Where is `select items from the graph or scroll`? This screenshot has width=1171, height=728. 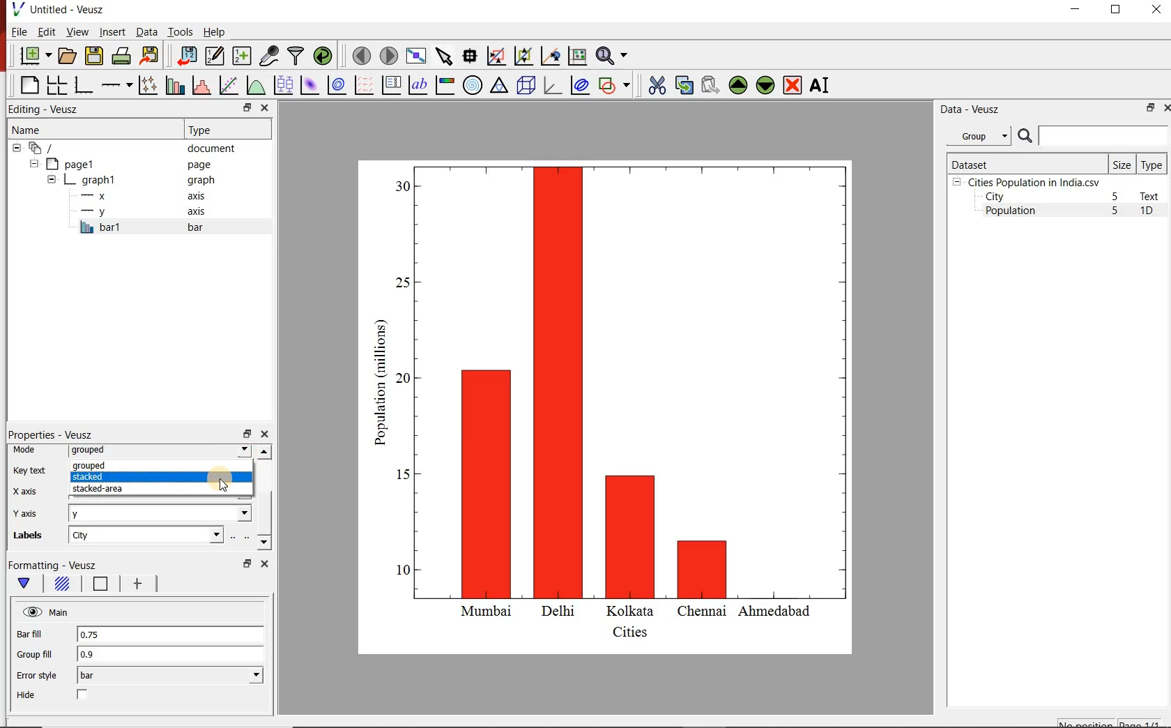 select items from the graph or scroll is located at coordinates (443, 55).